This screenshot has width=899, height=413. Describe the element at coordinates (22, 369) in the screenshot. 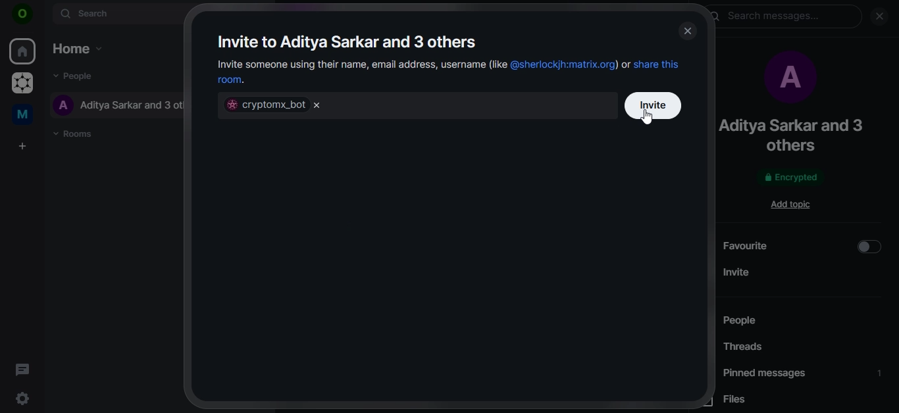

I see `threads` at that location.